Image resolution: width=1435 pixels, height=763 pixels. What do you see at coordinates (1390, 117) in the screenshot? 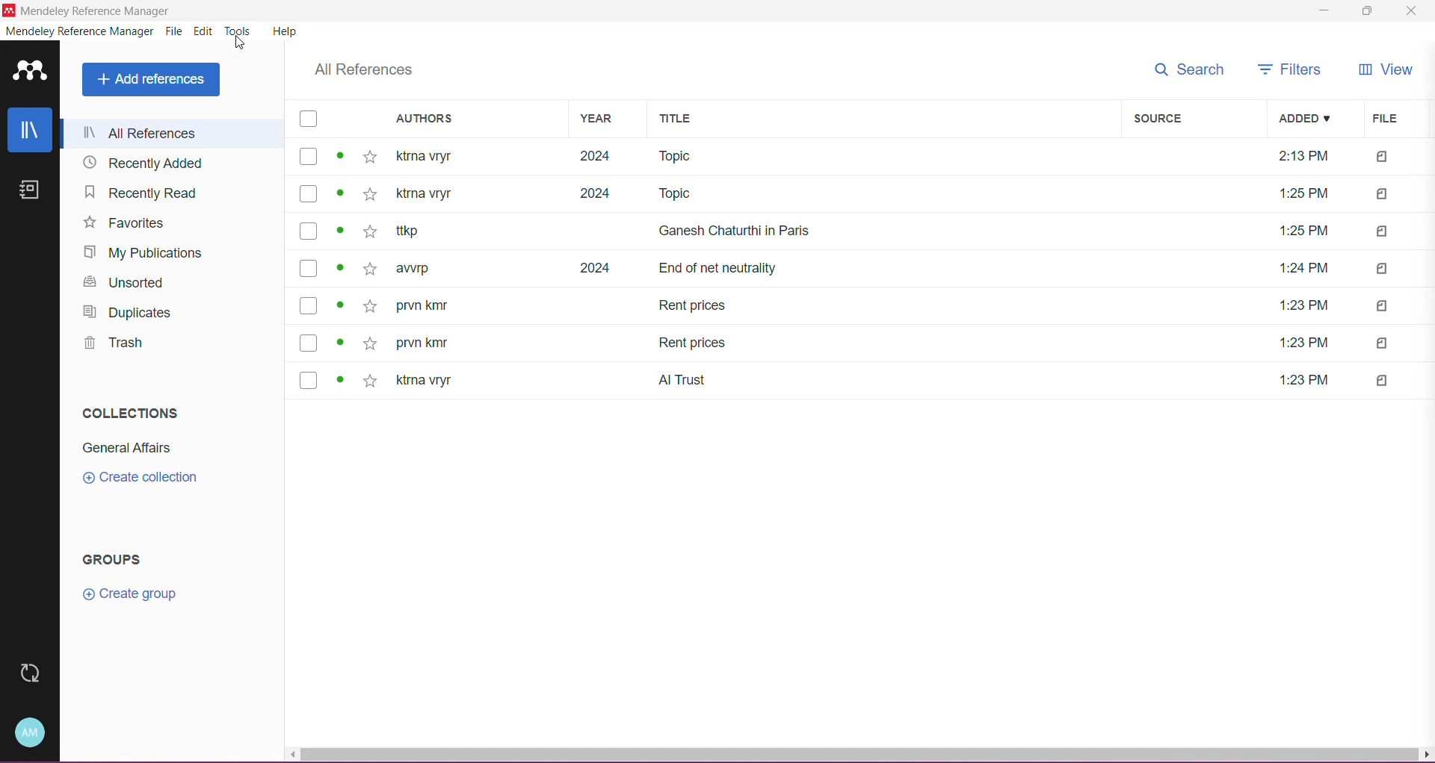
I see `File` at bounding box center [1390, 117].